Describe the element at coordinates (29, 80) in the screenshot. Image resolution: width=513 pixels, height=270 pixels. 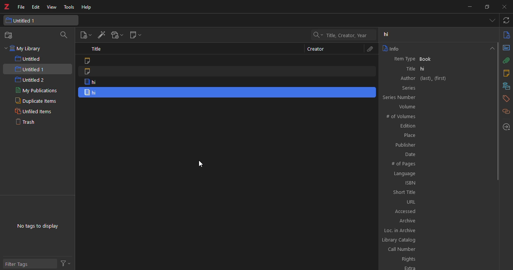
I see `untitled 2` at that location.